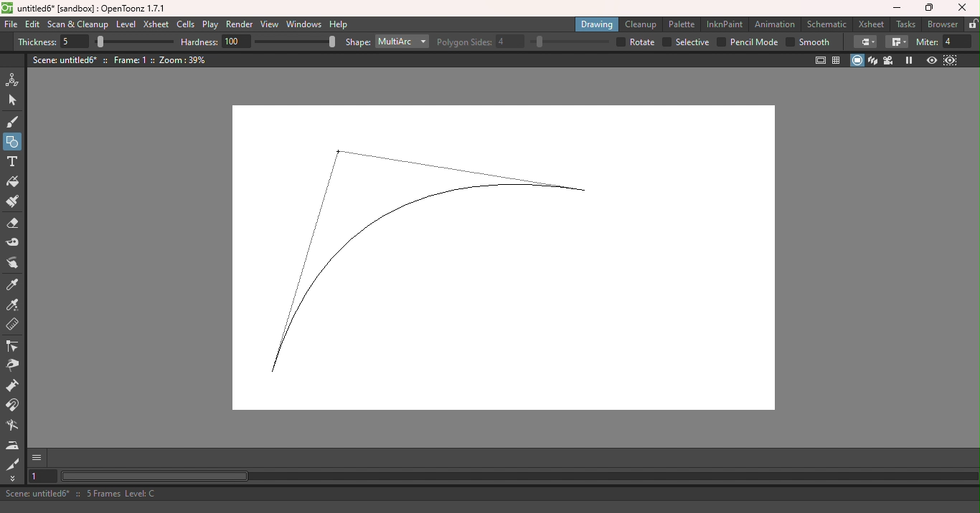 This screenshot has width=980, height=513. What do you see at coordinates (927, 9) in the screenshot?
I see `Maximize` at bounding box center [927, 9].